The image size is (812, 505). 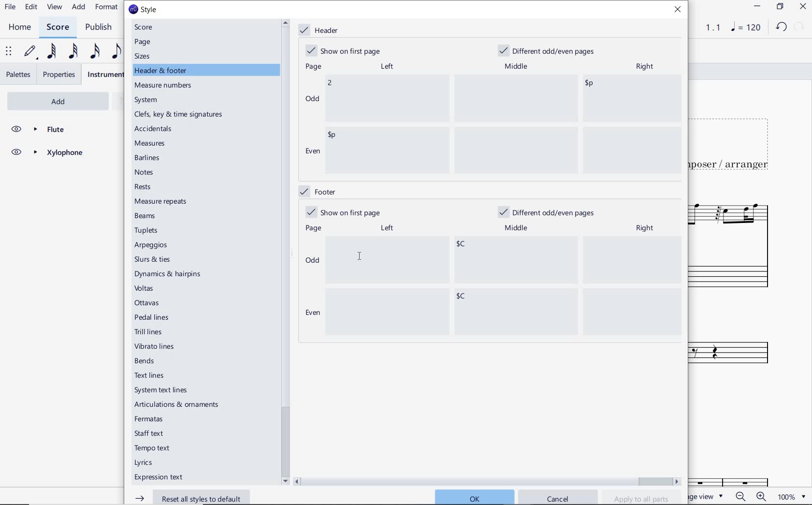 I want to click on header & footer, so click(x=162, y=71).